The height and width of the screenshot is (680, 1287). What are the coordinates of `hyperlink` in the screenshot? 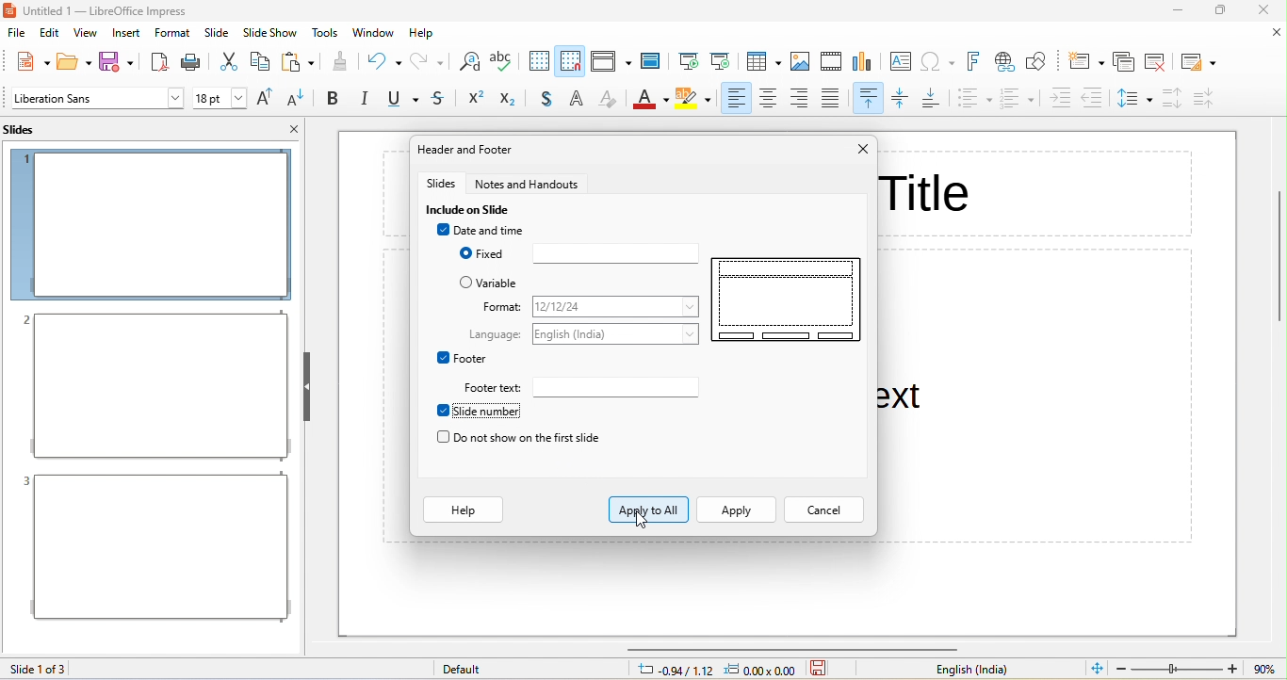 It's located at (1006, 64).